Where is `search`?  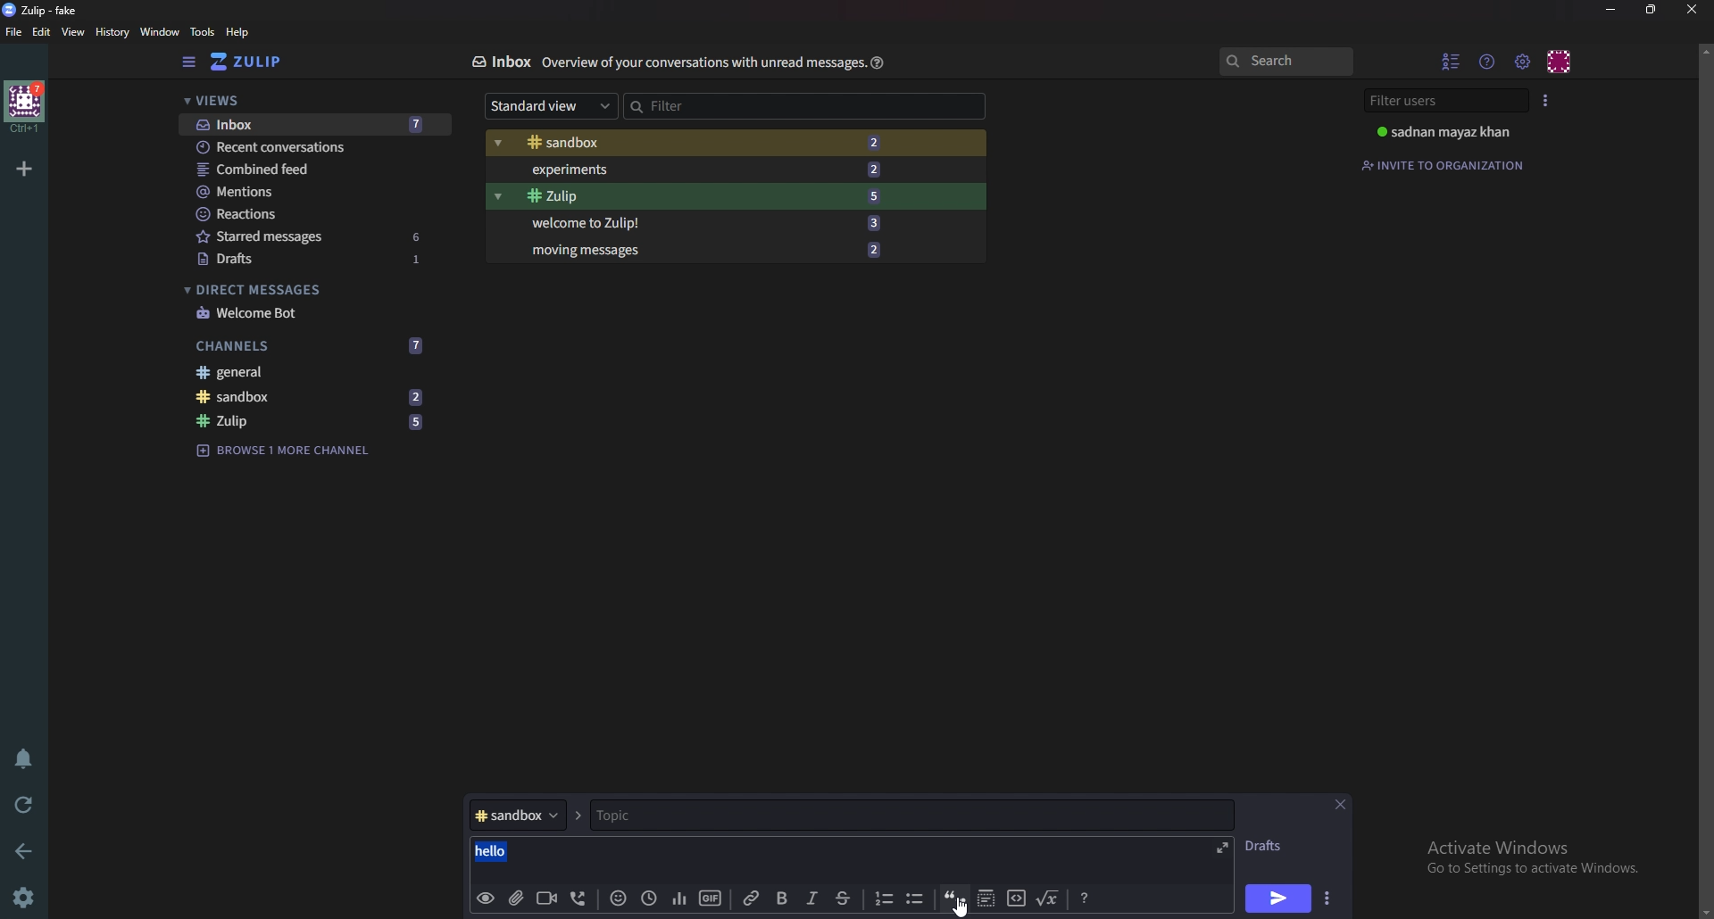 search is located at coordinates (1286, 62).